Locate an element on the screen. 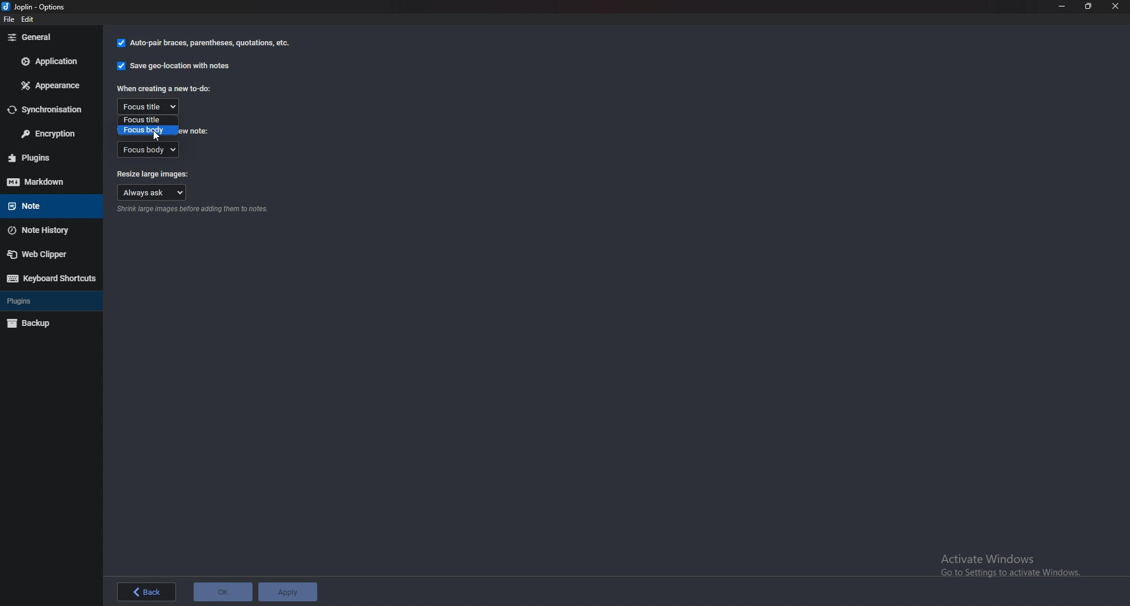  applu is located at coordinates (287, 591).